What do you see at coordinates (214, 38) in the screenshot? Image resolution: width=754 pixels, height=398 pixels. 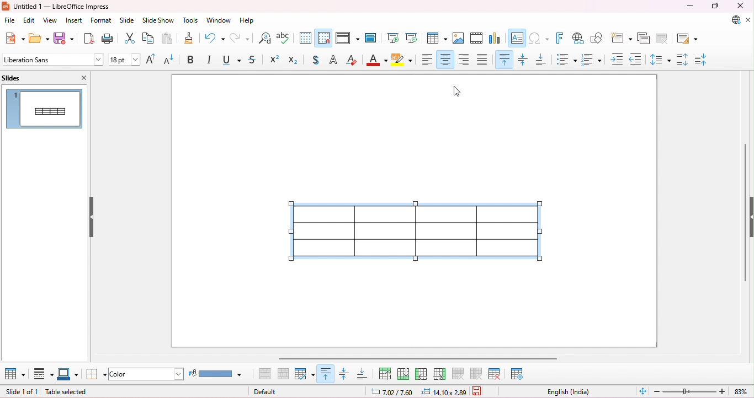 I see `undo` at bounding box center [214, 38].